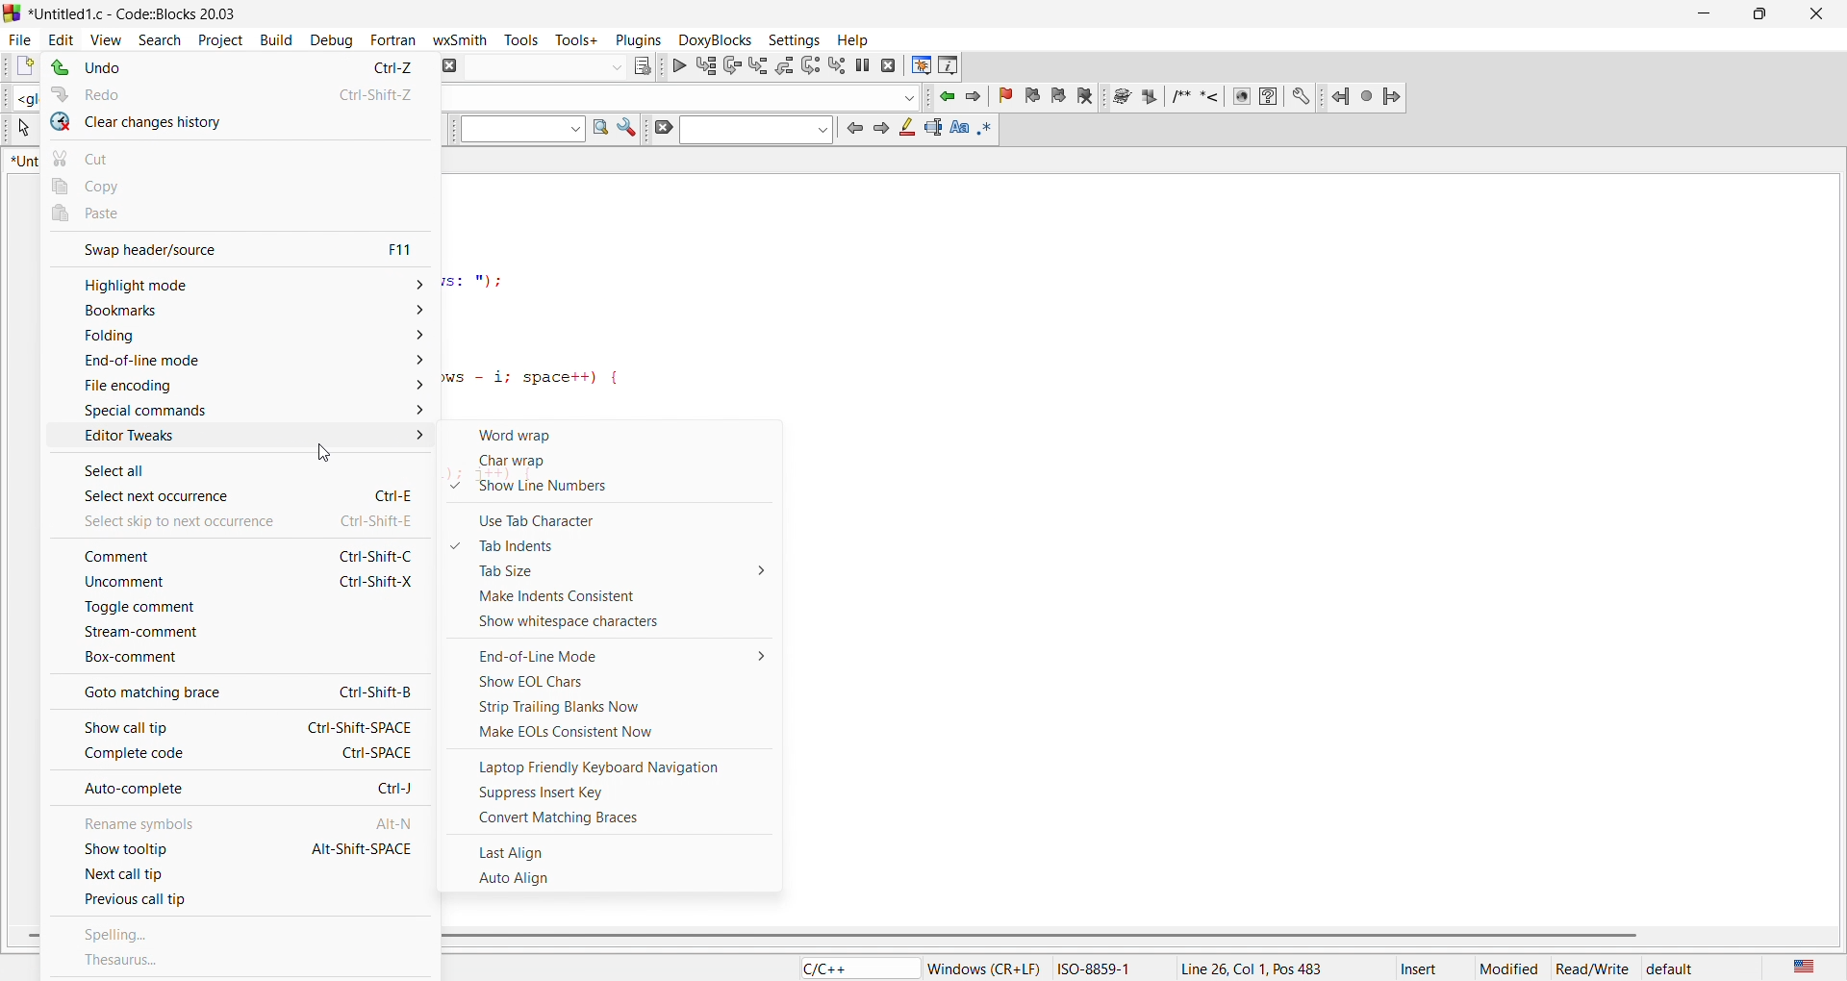 Image resolution: width=1847 pixels, height=981 pixels. What do you see at coordinates (109, 35) in the screenshot?
I see `view` at bounding box center [109, 35].